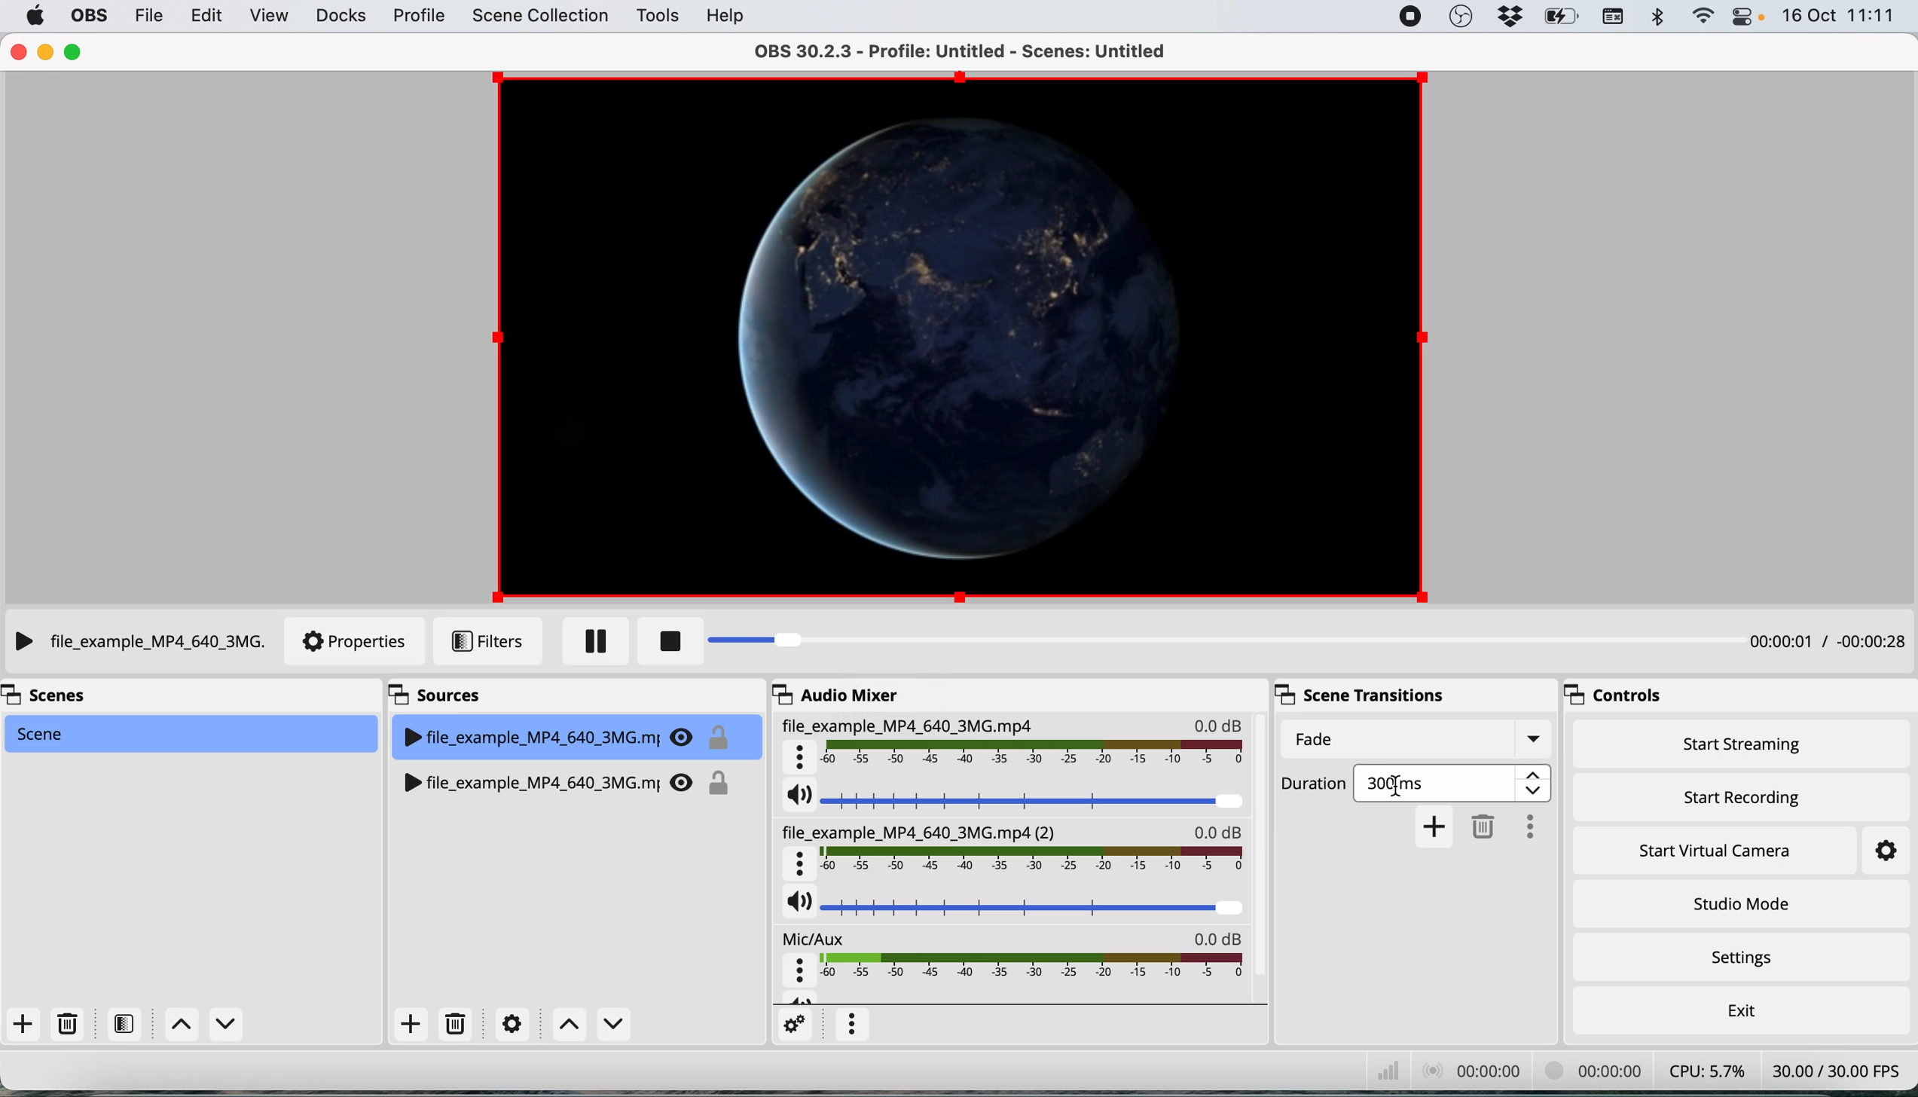  I want to click on battery, so click(1560, 20).